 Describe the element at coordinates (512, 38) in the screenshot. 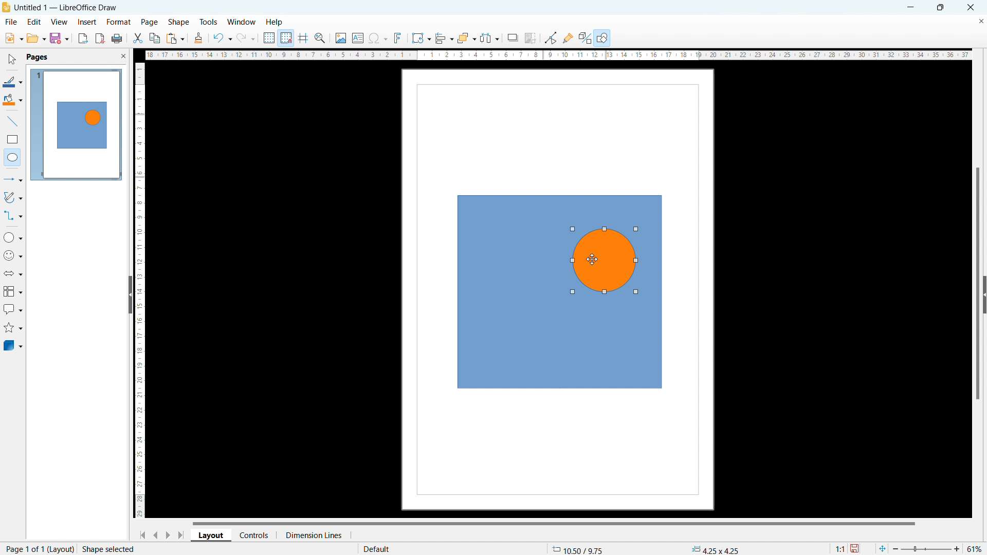

I see `shadow` at that location.